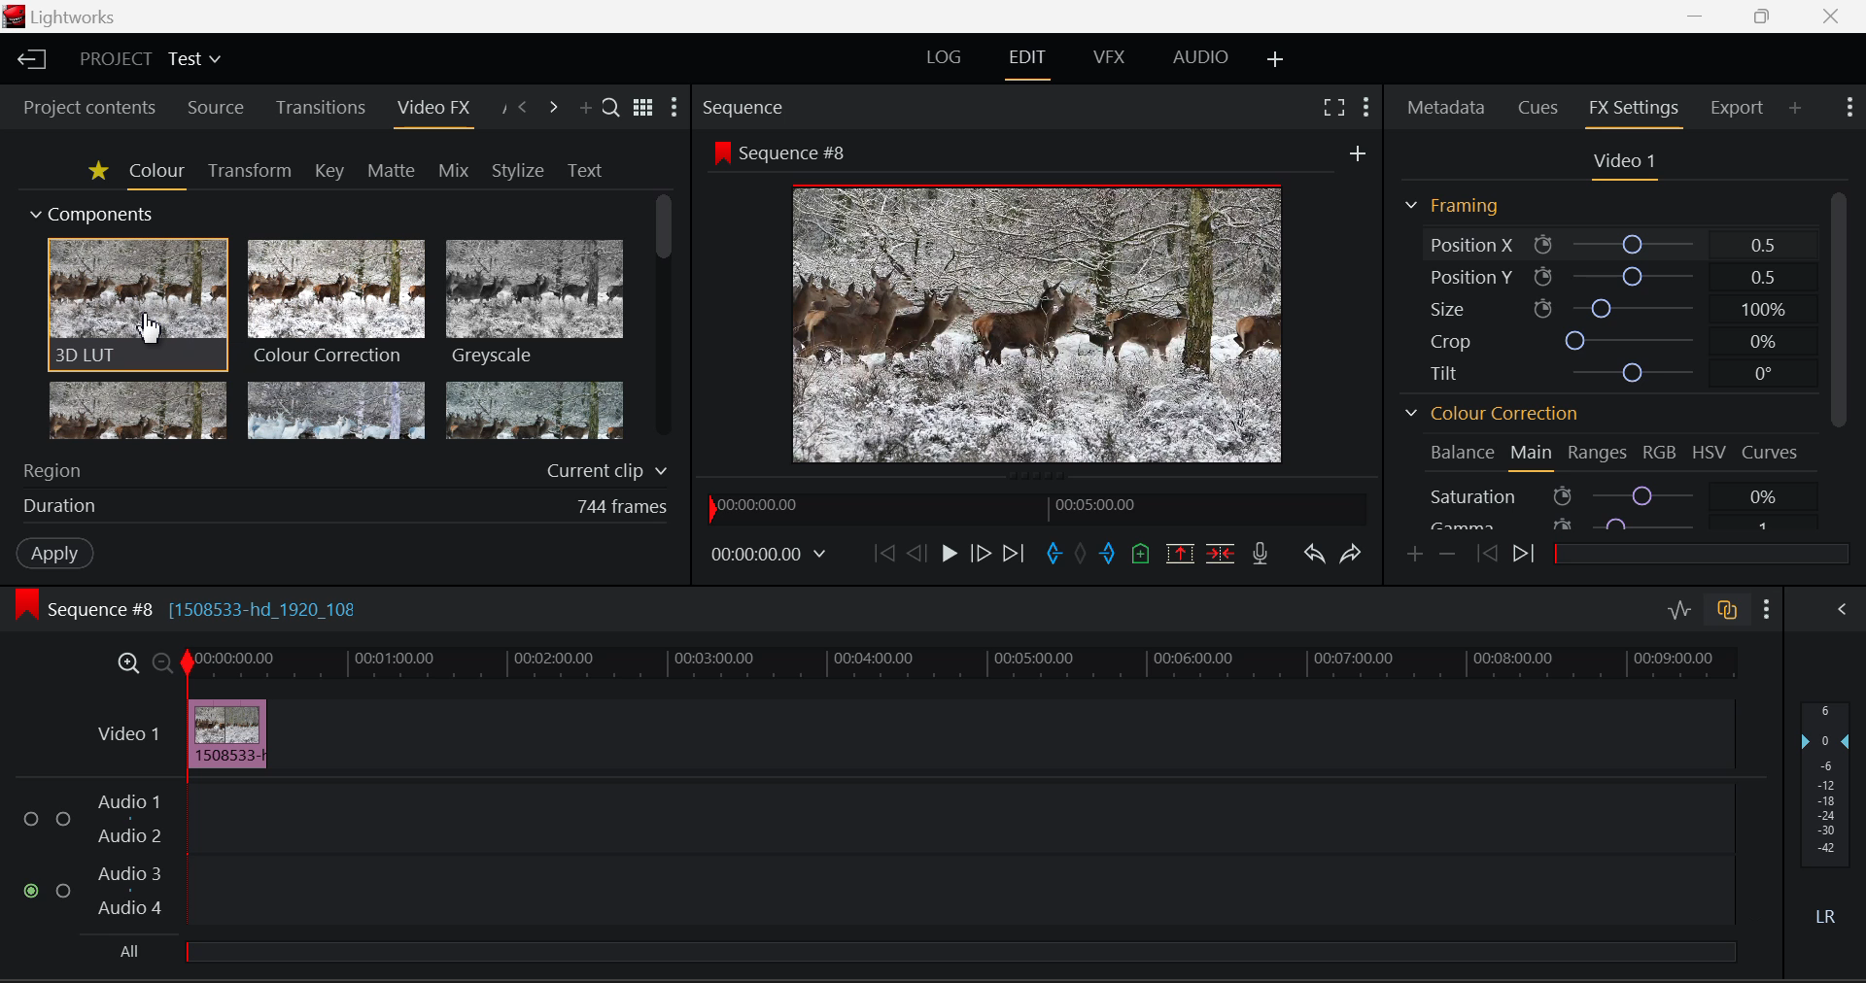 The image size is (1866, 983). What do you see at coordinates (1450, 204) in the screenshot?
I see `Framing Section` at bounding box center [1450, 204].